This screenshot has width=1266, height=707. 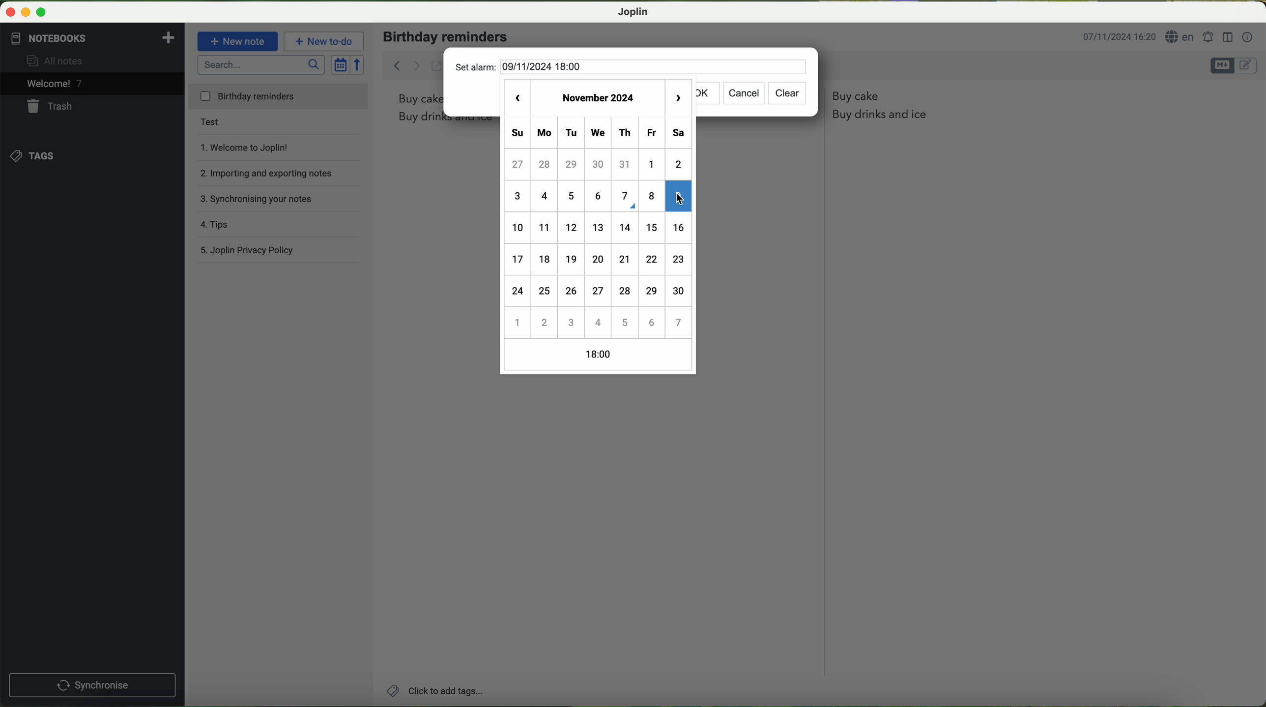 I want to click on welcome 6, so click(x=56, y=84).